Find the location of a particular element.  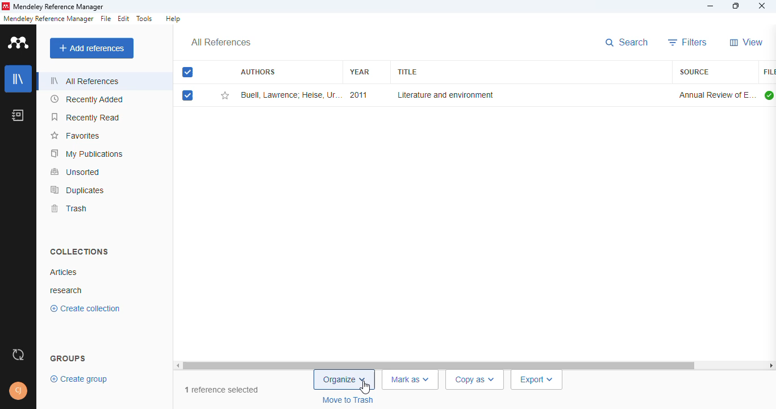

logo is located at coordinates (19, 43).